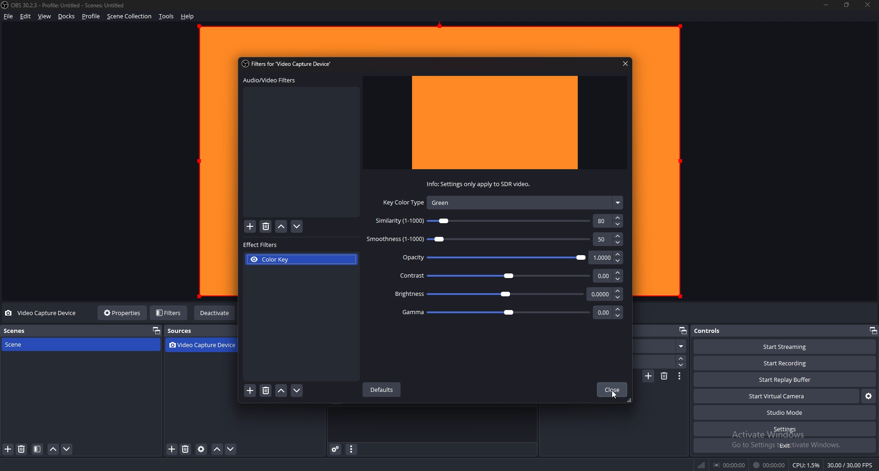 This screenshot has height=471, width=879. Describe the element at coordinates (496, 123) in the screenshot. I see `preview` at that location.